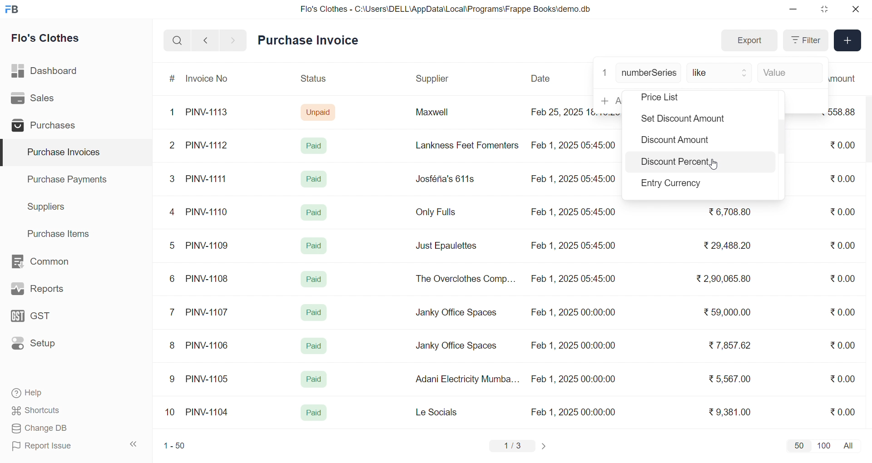 This screenshot has height=463, width=872. What do you see at coordinates (675, 184) in the screenshot?
I see `Entry Currency` at bounding box center [675, 184].